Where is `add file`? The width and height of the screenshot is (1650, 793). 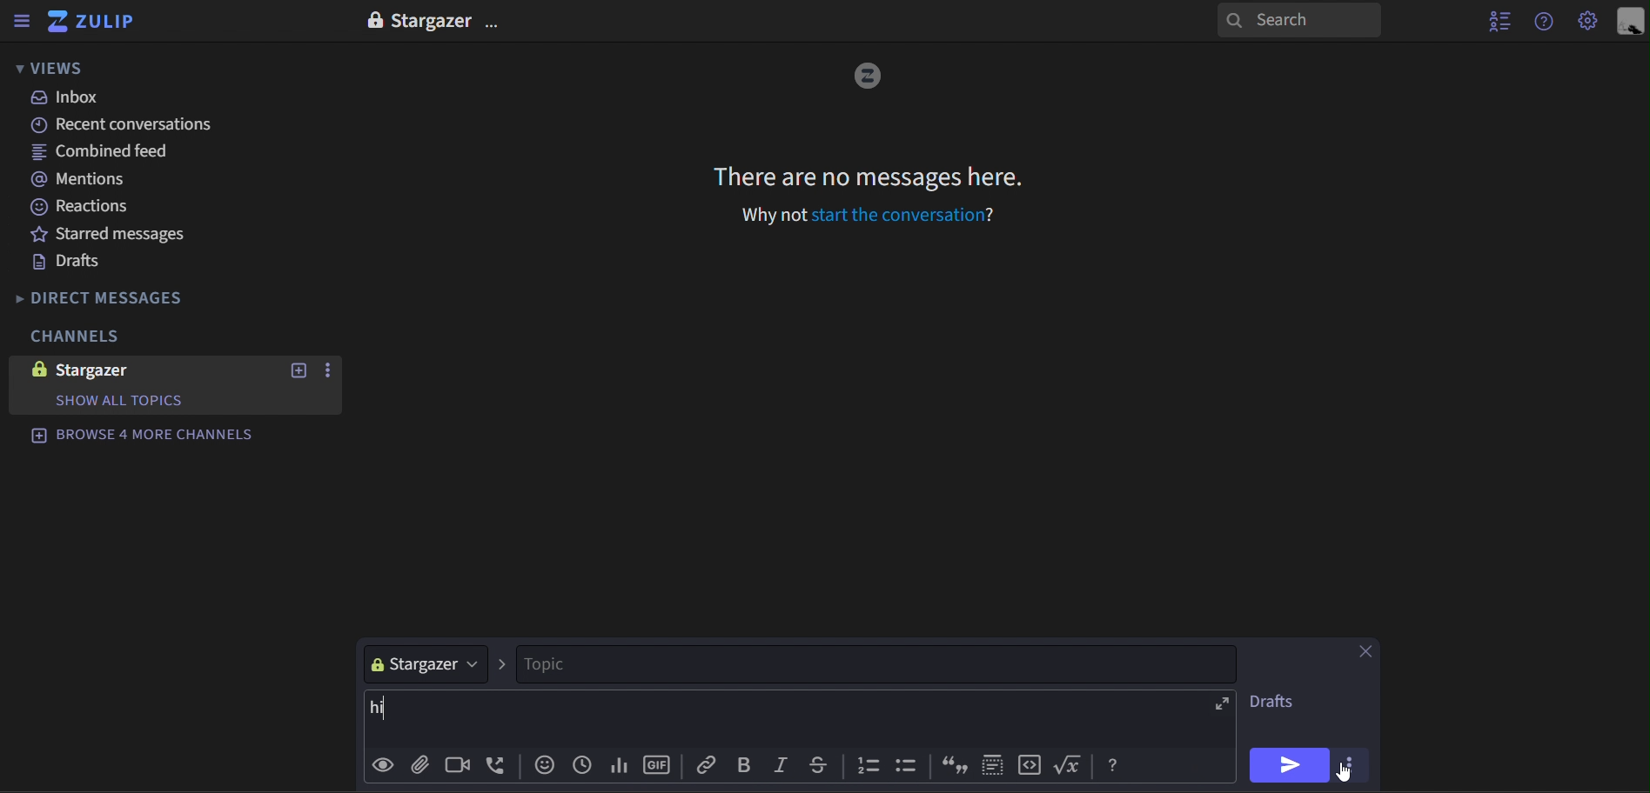 add file is located at coordinates (420, 766).